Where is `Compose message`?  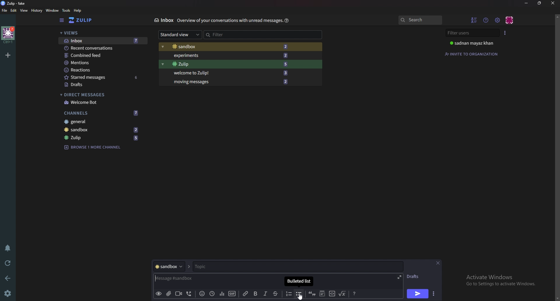
Compose message is located at coordinates (217, 279).